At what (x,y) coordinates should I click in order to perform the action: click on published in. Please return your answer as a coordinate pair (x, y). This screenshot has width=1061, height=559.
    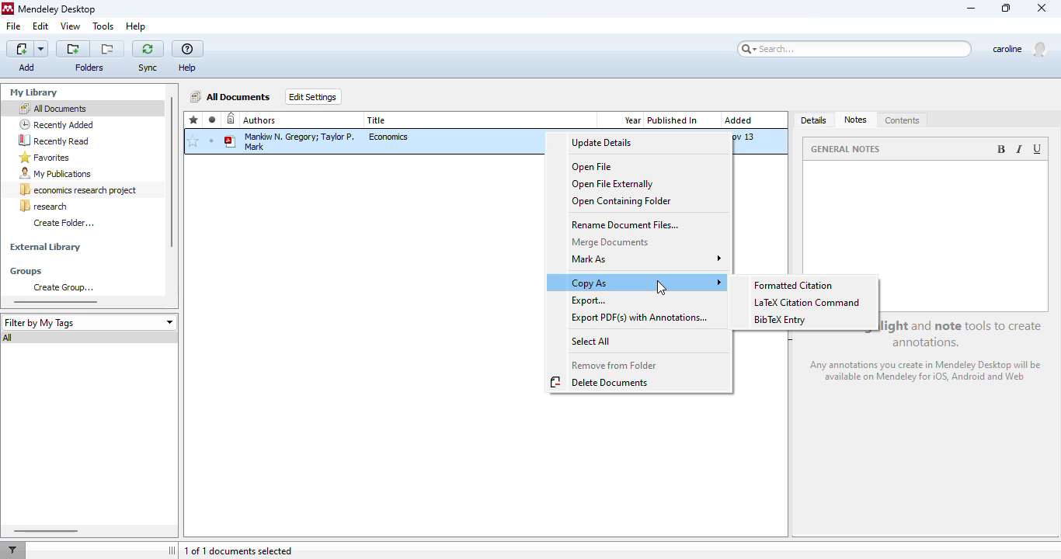
    Looking at the image, I should click on (673, 120).